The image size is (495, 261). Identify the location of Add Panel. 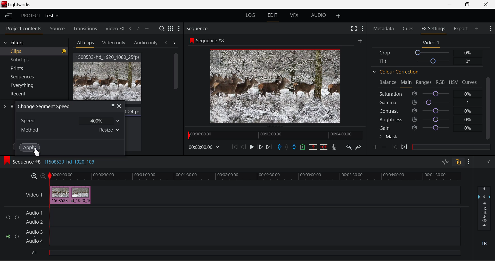
(477, 29).